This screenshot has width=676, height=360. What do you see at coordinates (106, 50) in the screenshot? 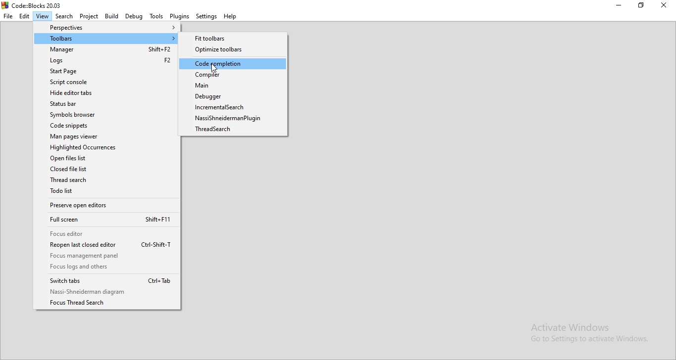
I see `Manager` at bounding box center [106, 50].